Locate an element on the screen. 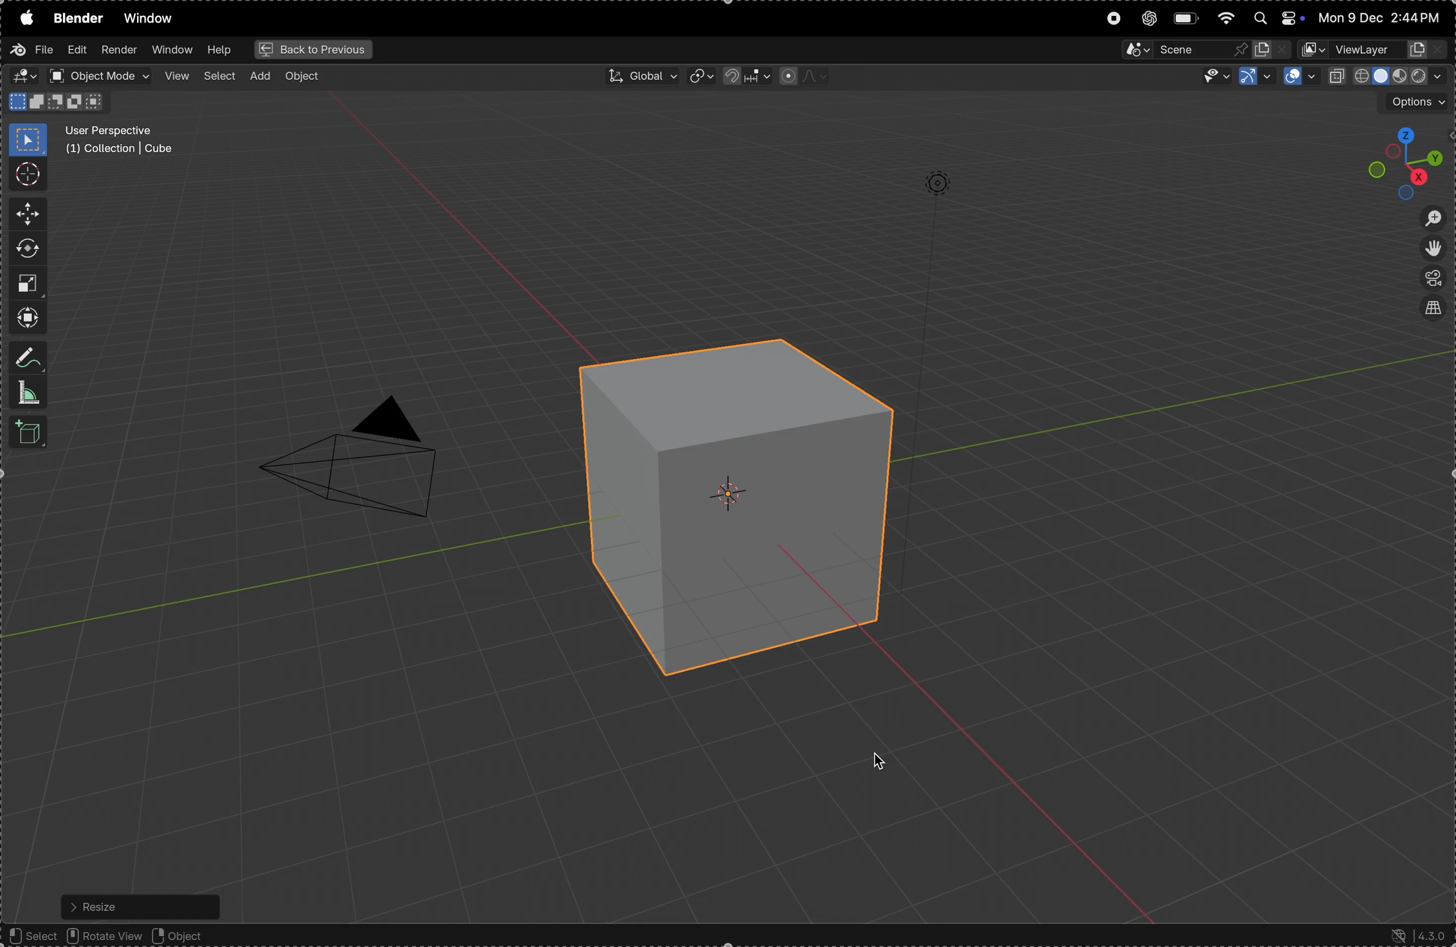  help is located at coordinates (220, 50).